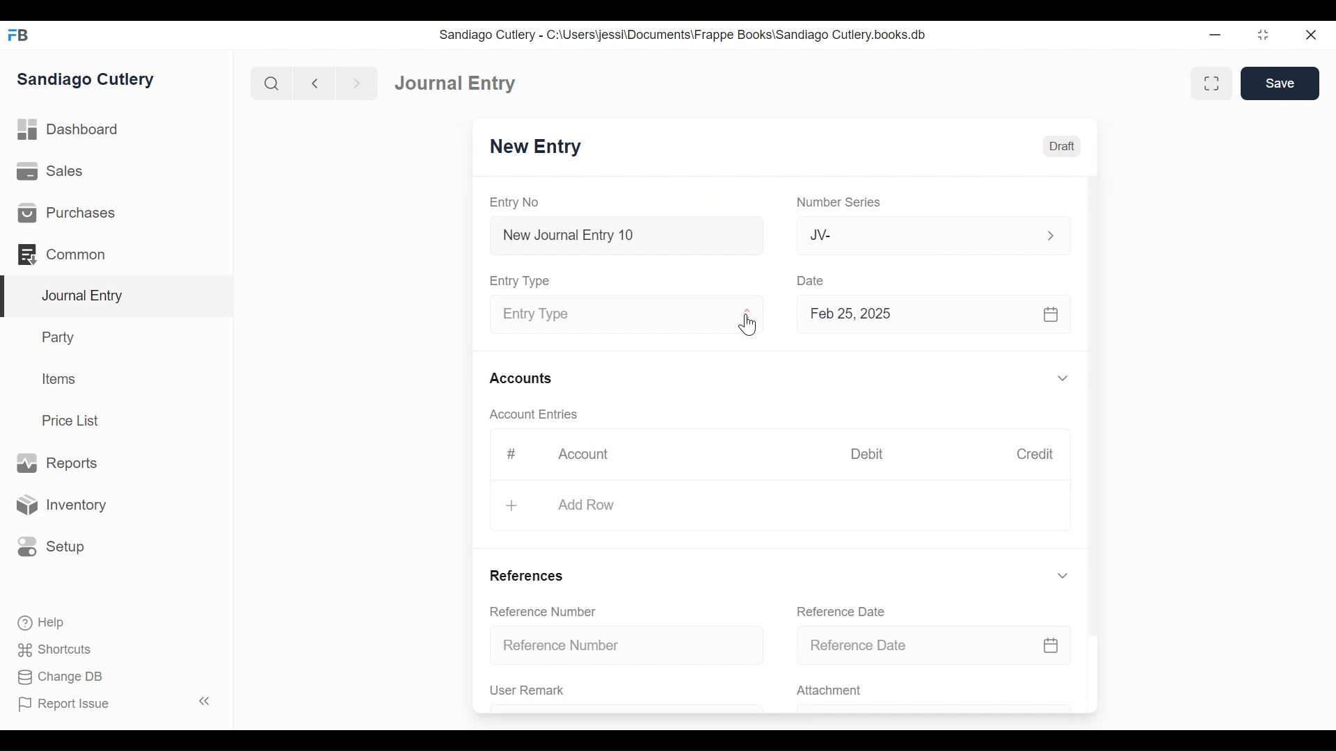 This screenshot has height=751, width=1336. What do you see at coordinates (610, 315) in the screenshot?
I see `Entry Type` at bounding box center [610, 315].